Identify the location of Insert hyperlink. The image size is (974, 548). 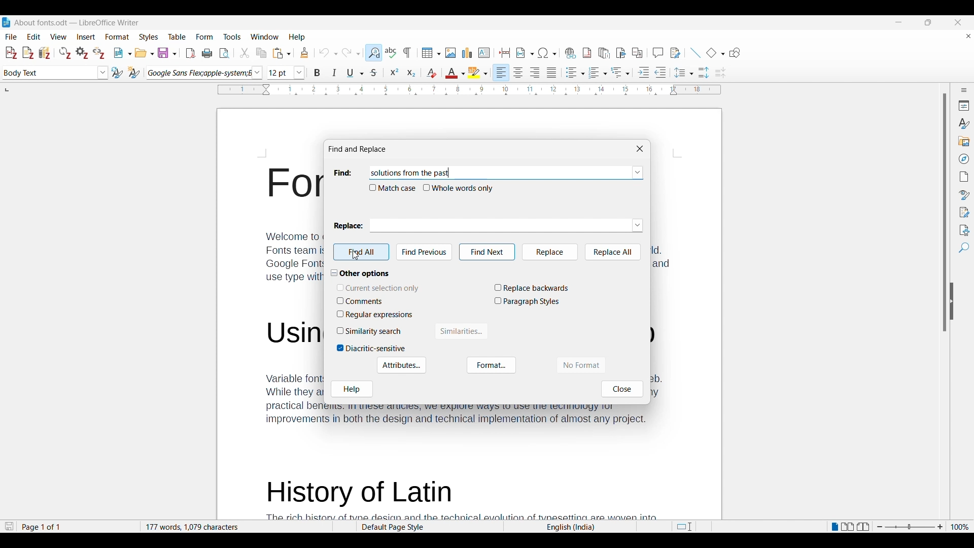
(571, 53).